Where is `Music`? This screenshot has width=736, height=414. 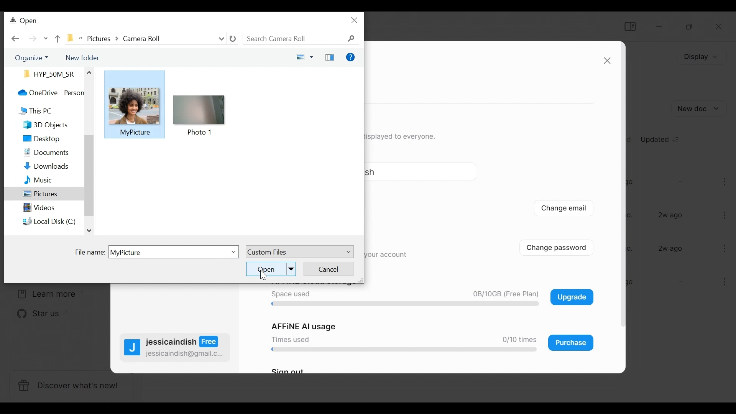
Music is located at coordinates (33, 181).